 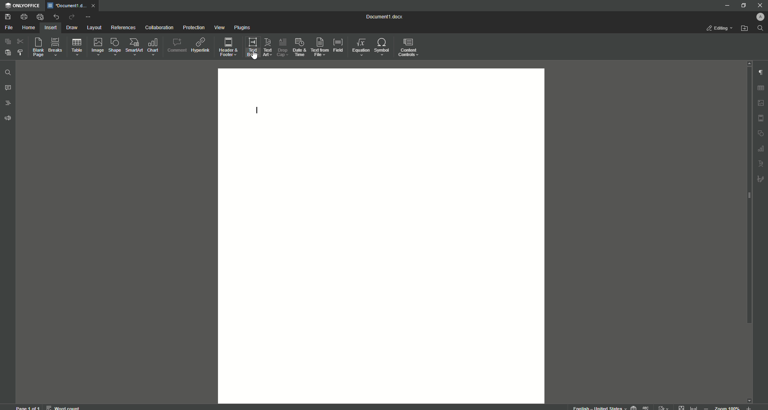 I want to click on View, so click(x=219, y=28).